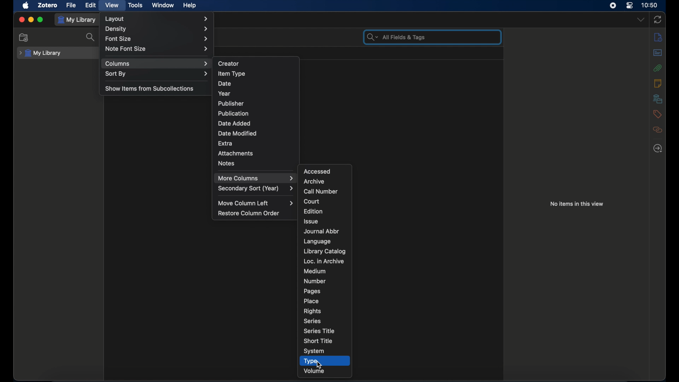 The image size is (679, 382). Describe the element at coordinates (314, 371) in the screenshot. I see `volume` at that location.